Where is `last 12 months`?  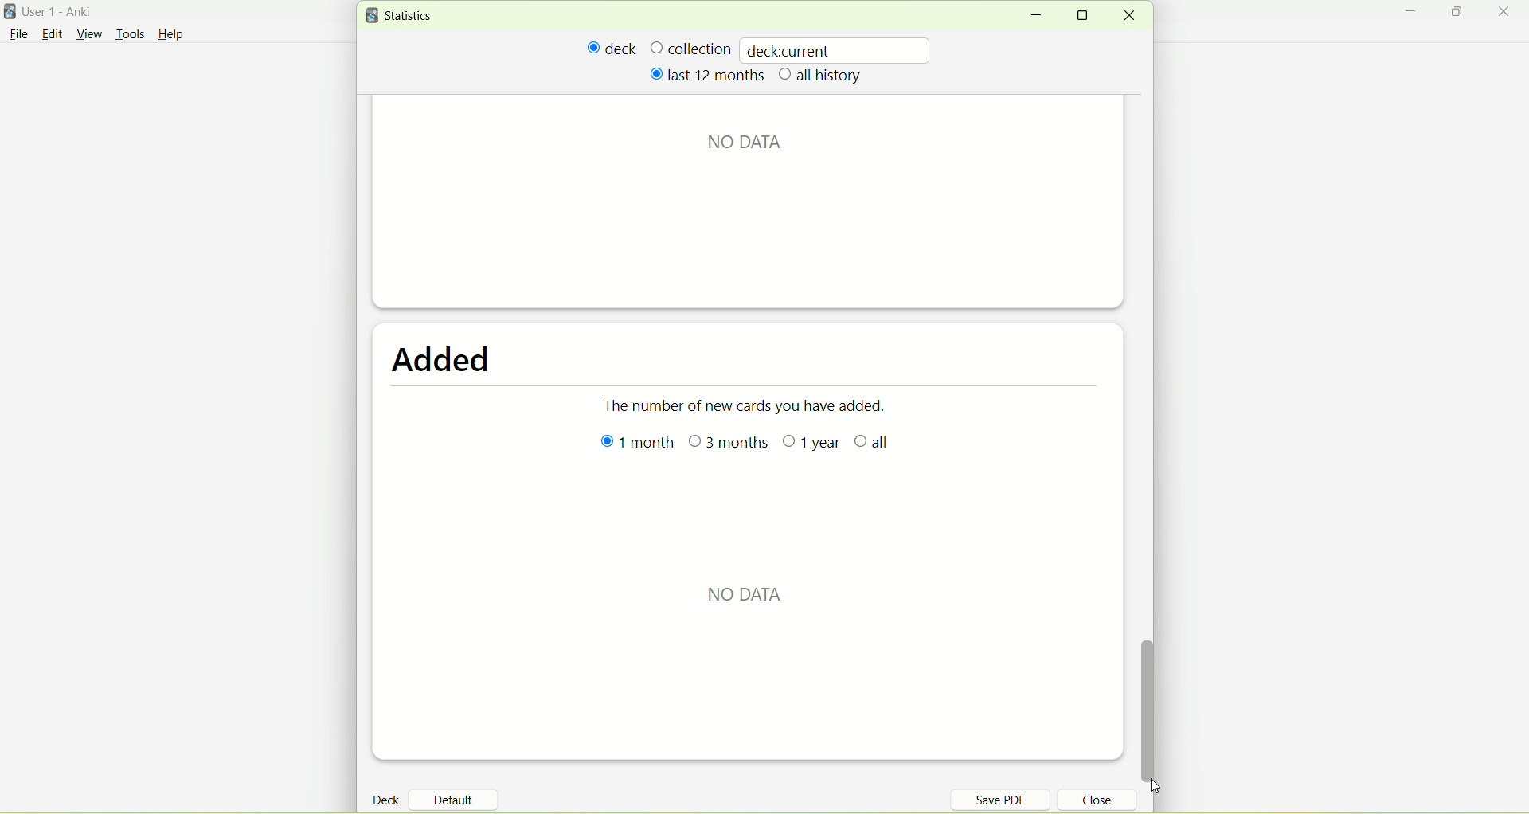 last 12 months is located at coordinates (706, 74).